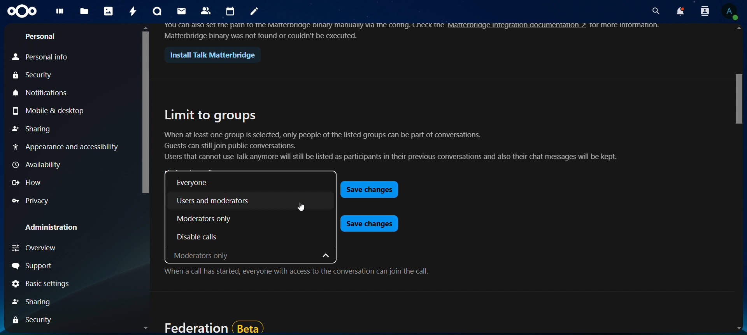  Describe the element at coordinates (40, 285) in the screenshot. I see `basic settings` at that location.